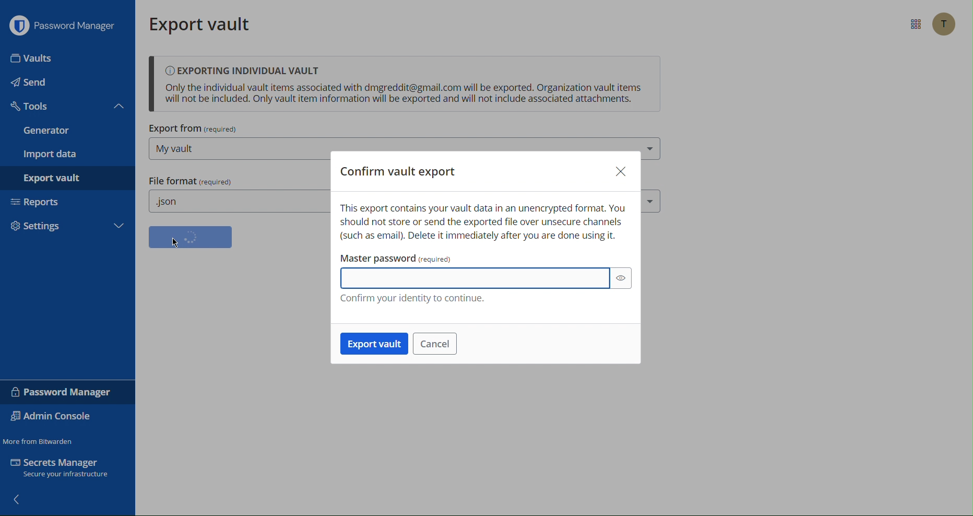 The height and width of the screenshot is (516, 973). What do you see at coordinates (49, 224) in the screenshot?
I see `Settings` at bounding box center [49, 224].